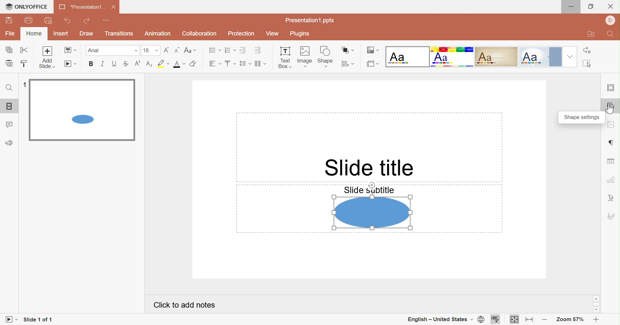  Describe the element at coordinates (301, 34) in the screenshot. I see `Plugins` at that location.